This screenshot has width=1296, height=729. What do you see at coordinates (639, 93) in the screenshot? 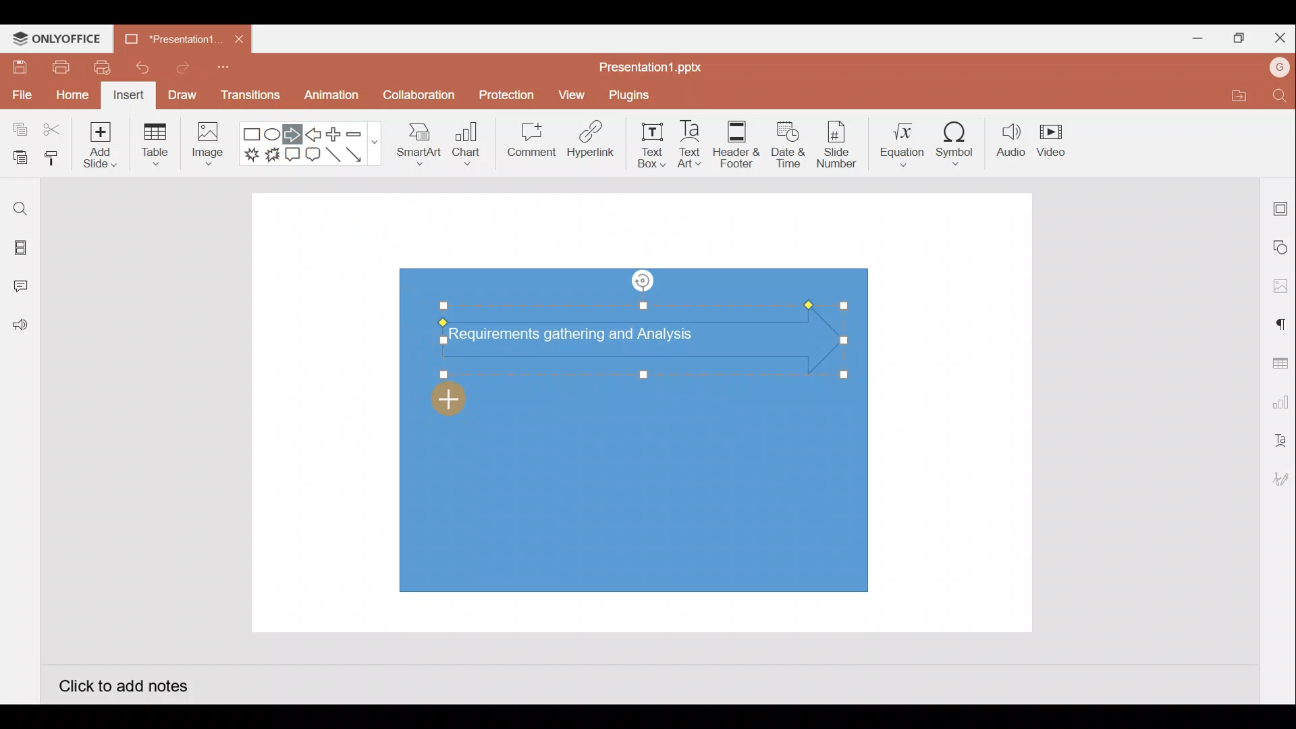
I see `Plugins` at bounding box center [639, 93].